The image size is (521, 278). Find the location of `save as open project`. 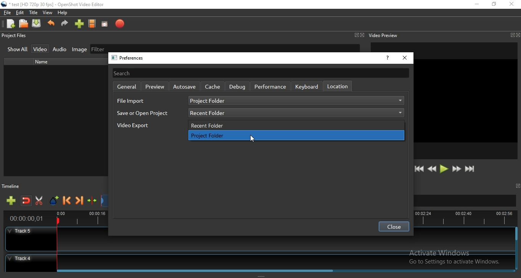

save as open project is located at coordinates (143, 113).